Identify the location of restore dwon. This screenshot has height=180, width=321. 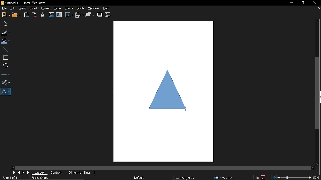
(303, 3).